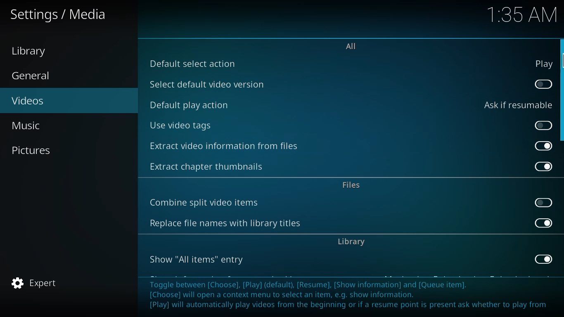 Image resolution: width=564 pixels, height=317 pixels. I want to click on enable, so click(543, 126).